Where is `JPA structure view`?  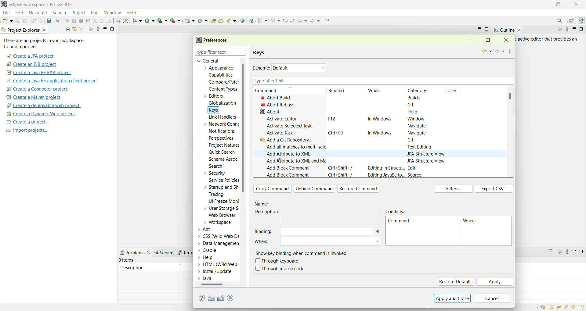 JPA structure view is located at coordinates (426, 153).